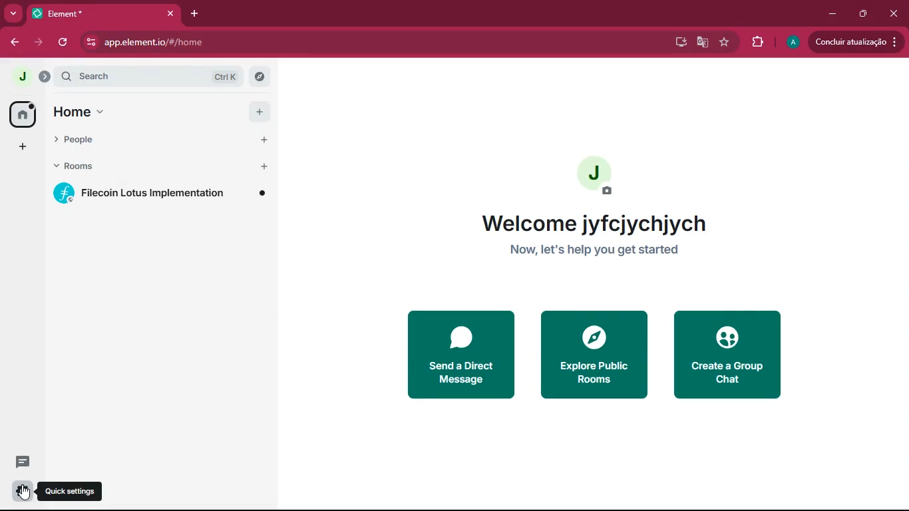 Image resolution: width=909 pixels, height=511 pixels. What do you see at coordinates (258, 111) in the screenshot?
I see `add` at bounding box center [258, 111].